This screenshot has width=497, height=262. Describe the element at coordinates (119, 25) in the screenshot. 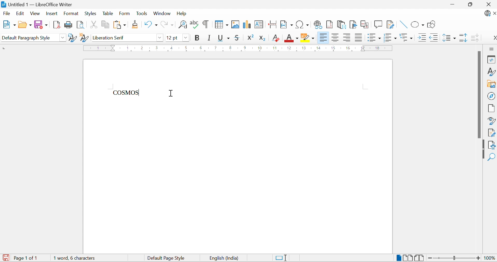

I see `Paste` at that location.